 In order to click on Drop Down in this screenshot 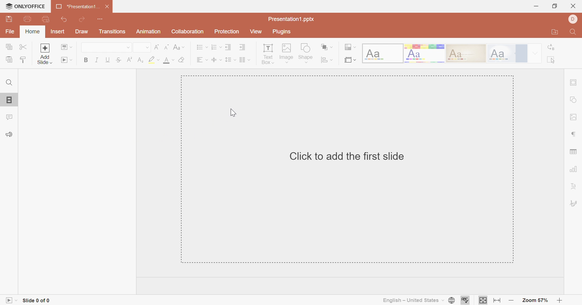, I will do `click(207, 60)`.